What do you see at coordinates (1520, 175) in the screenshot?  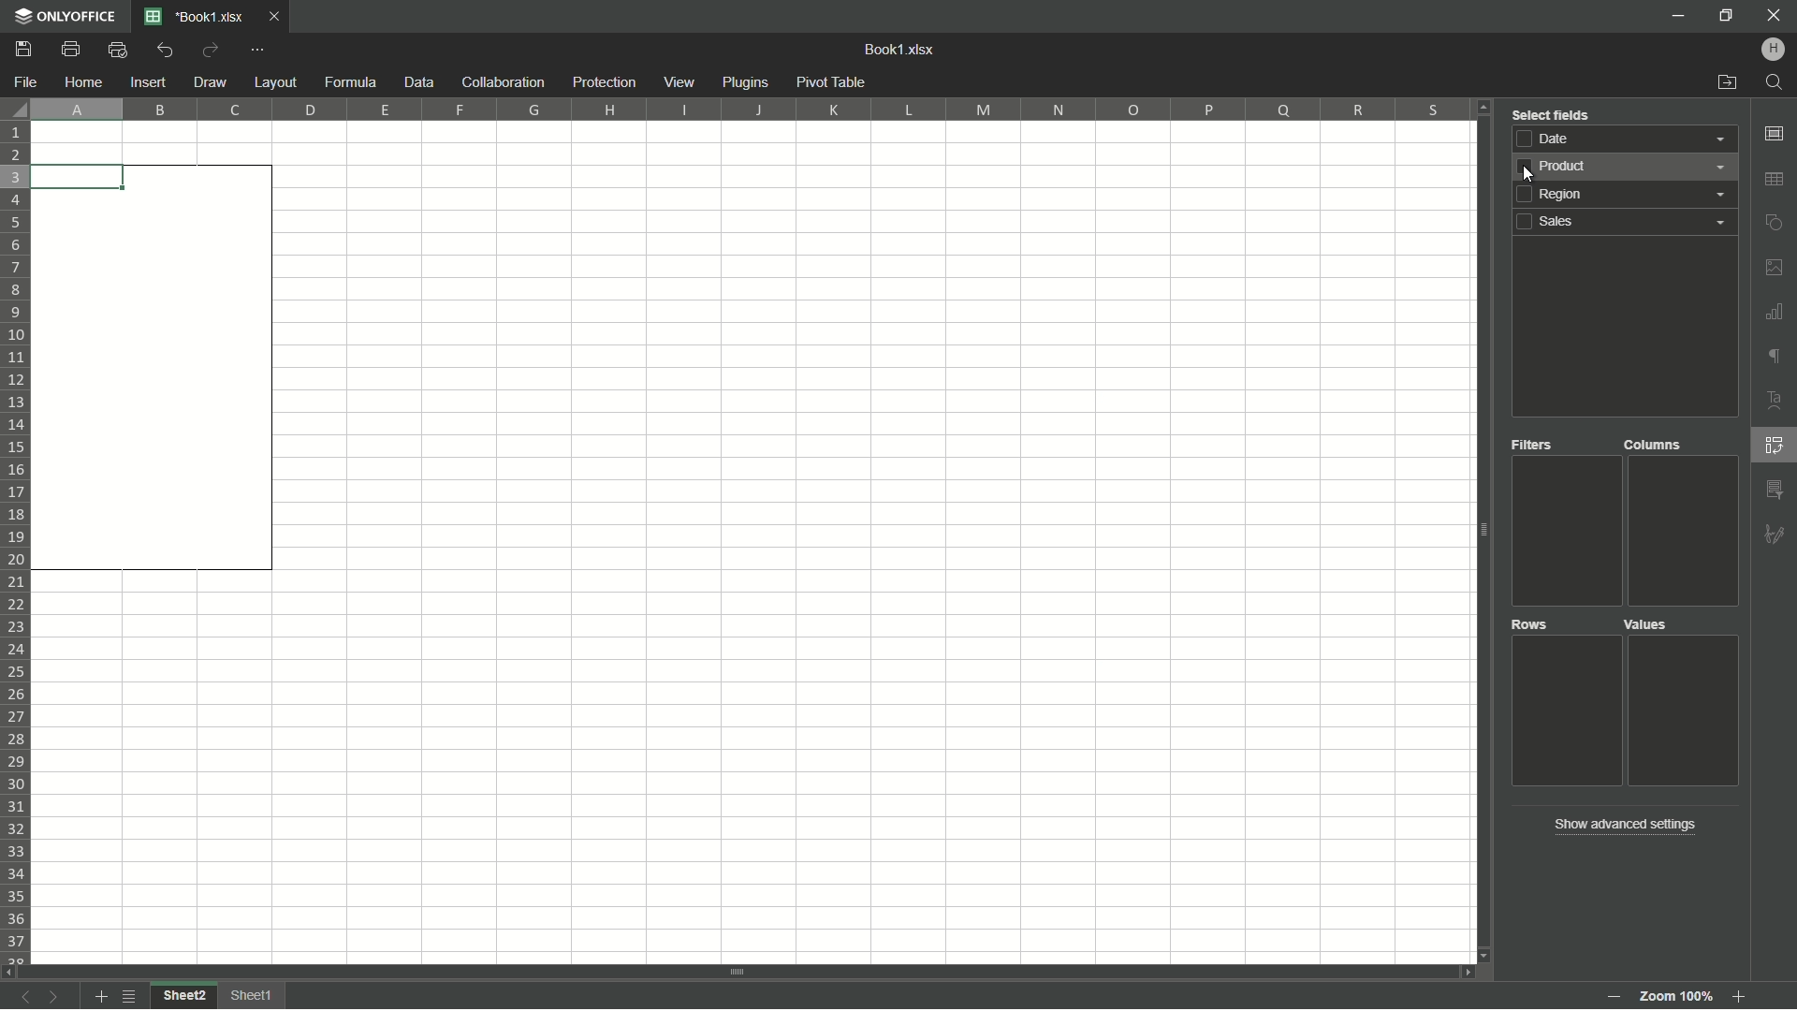 I see `cursor` at bounding box center [1520, 175].